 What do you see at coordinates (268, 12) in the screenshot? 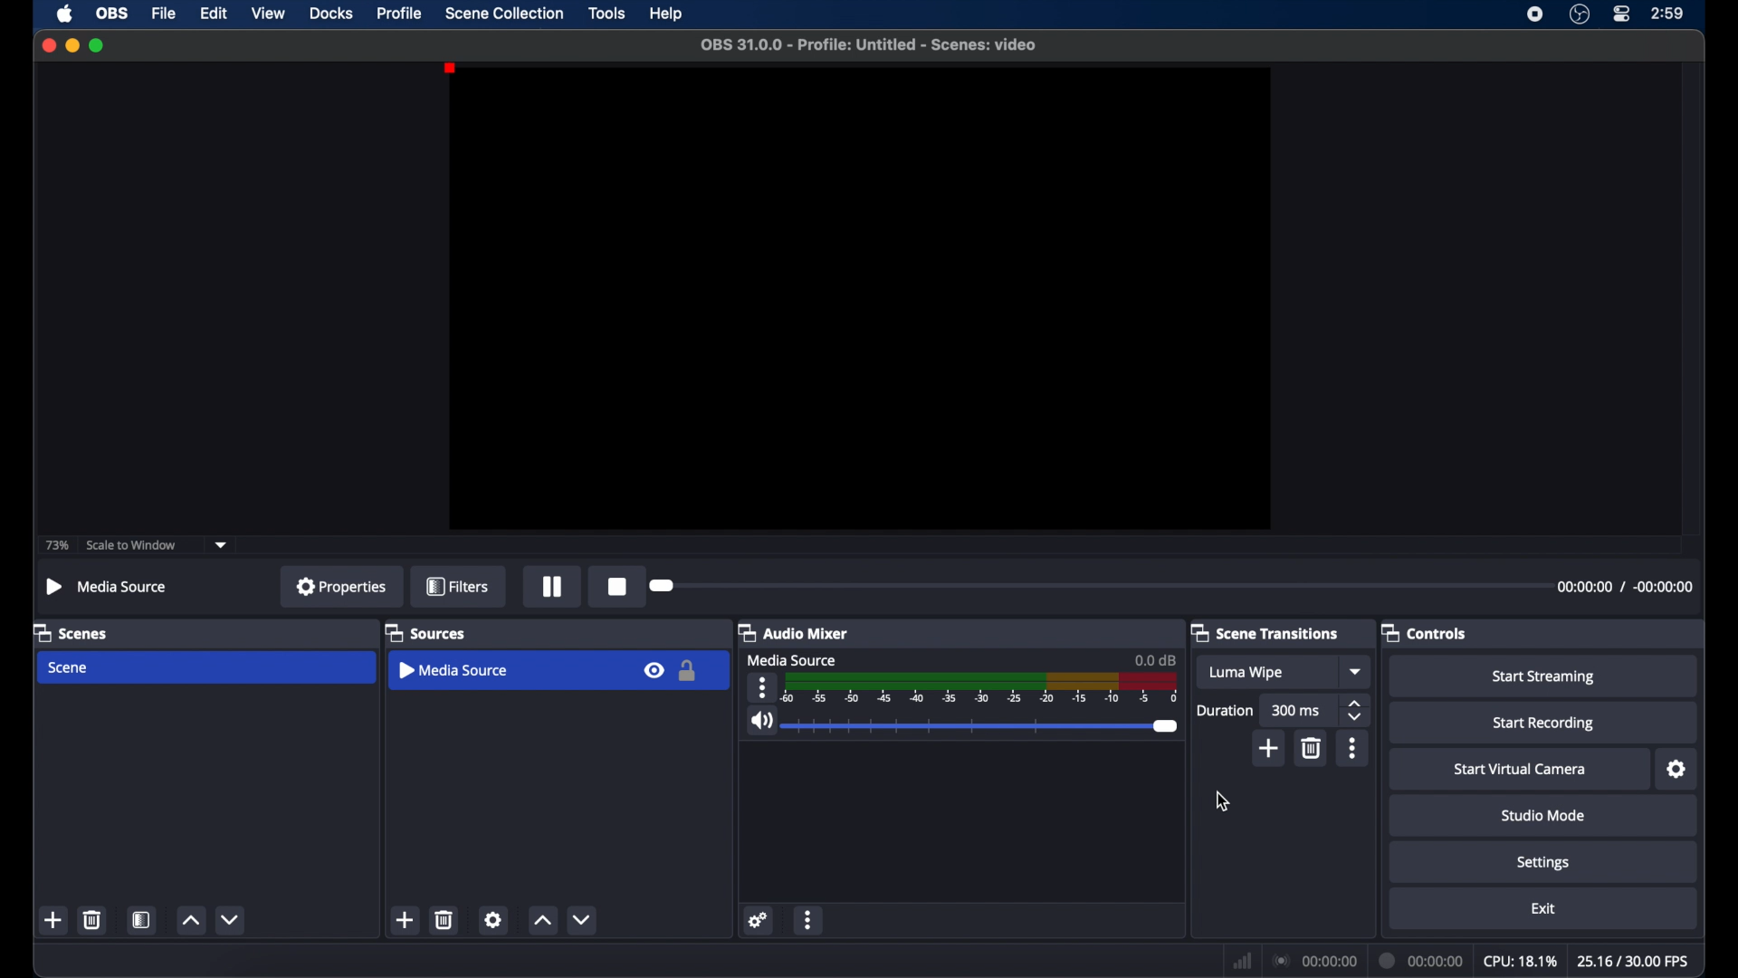
I see `view` at bounding box center [268, 12].